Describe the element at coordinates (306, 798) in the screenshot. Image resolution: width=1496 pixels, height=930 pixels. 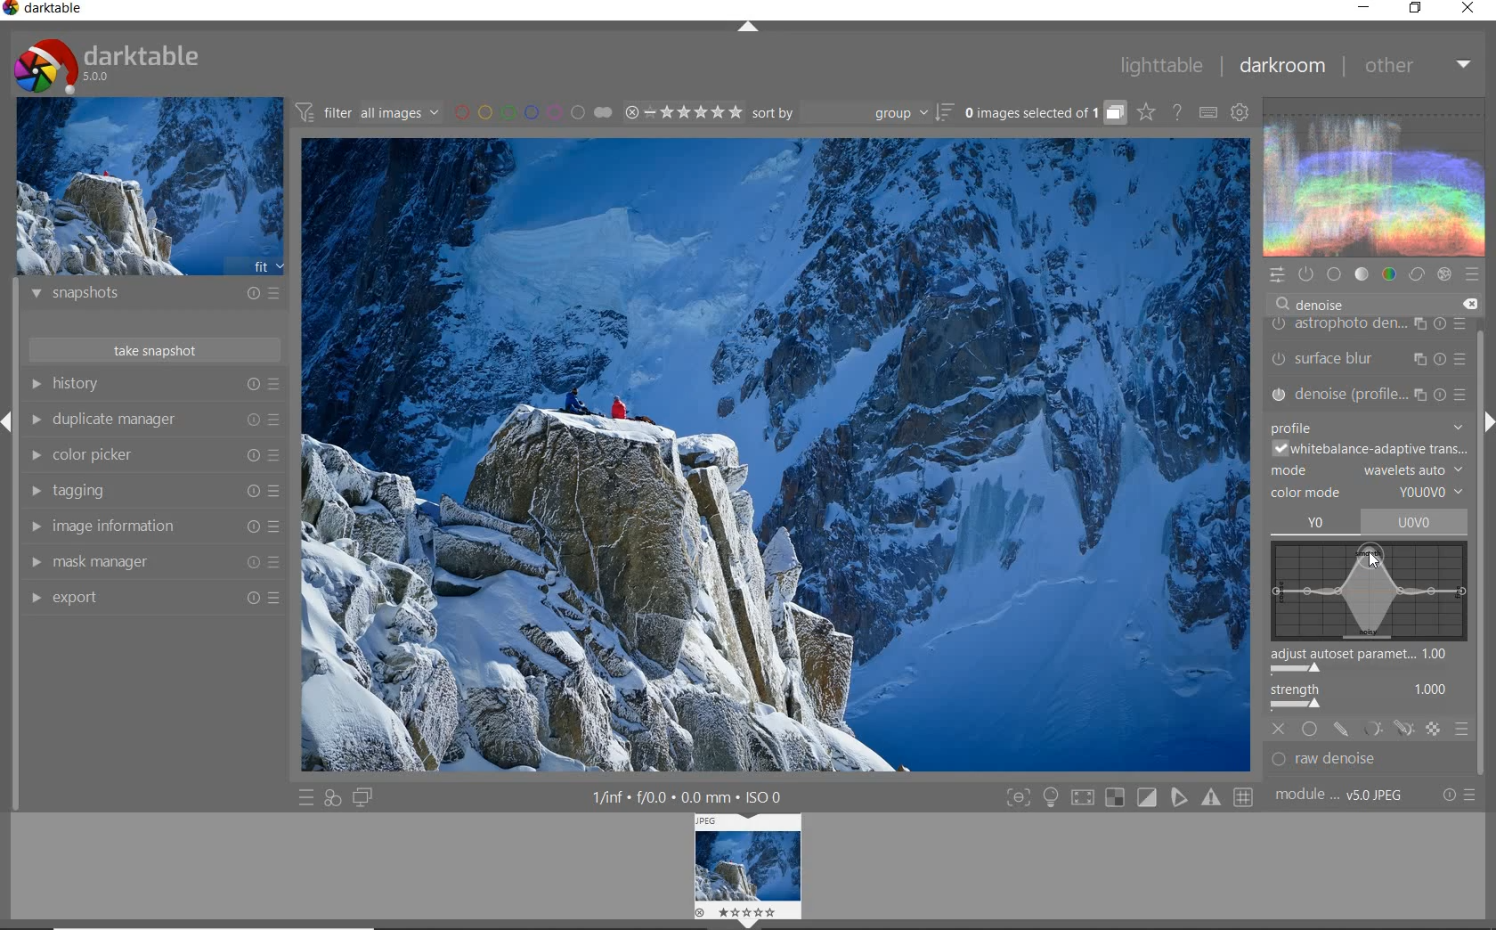
I see `quick access to presets` at that location.